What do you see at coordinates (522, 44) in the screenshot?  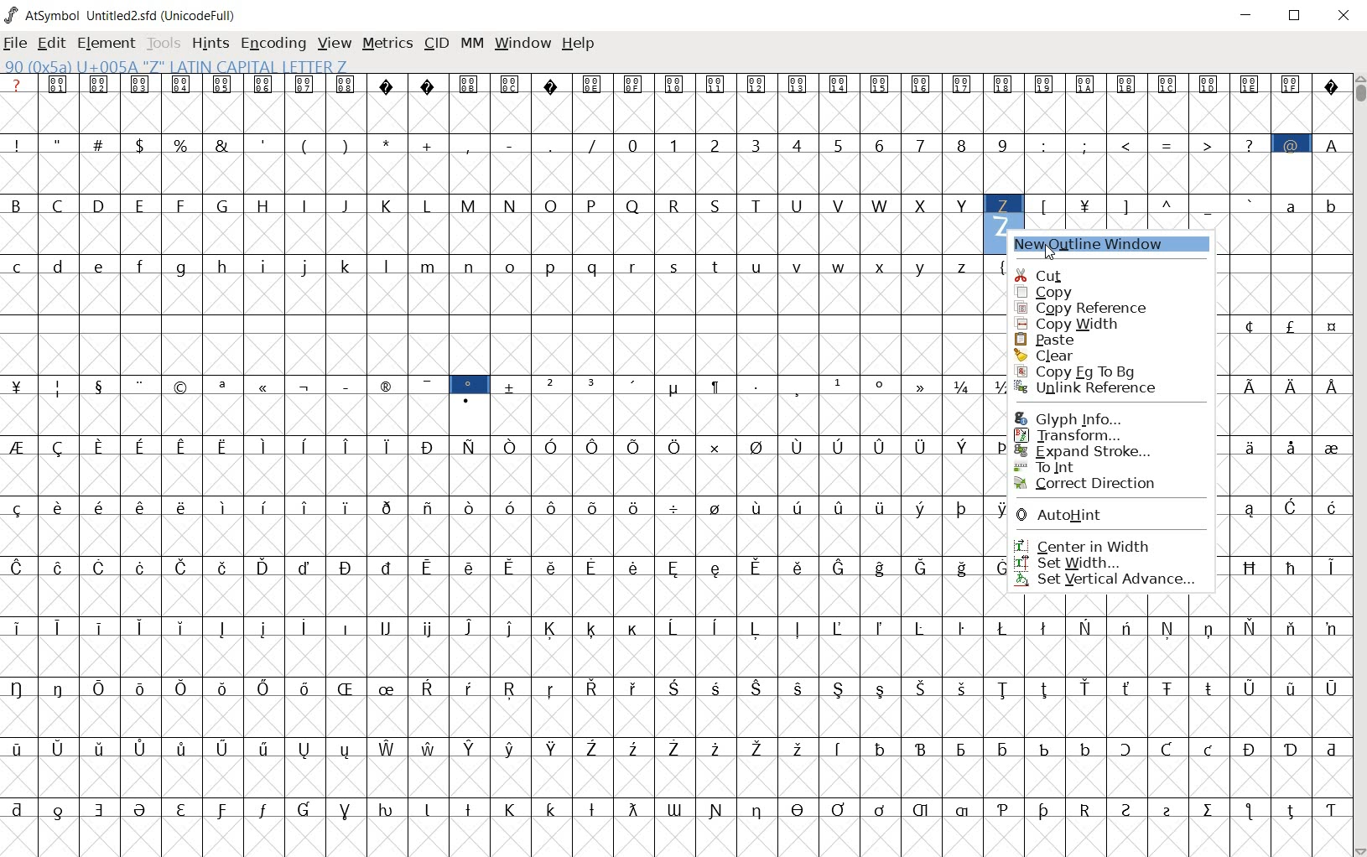 I see `window` at bounding box center [522, 44].